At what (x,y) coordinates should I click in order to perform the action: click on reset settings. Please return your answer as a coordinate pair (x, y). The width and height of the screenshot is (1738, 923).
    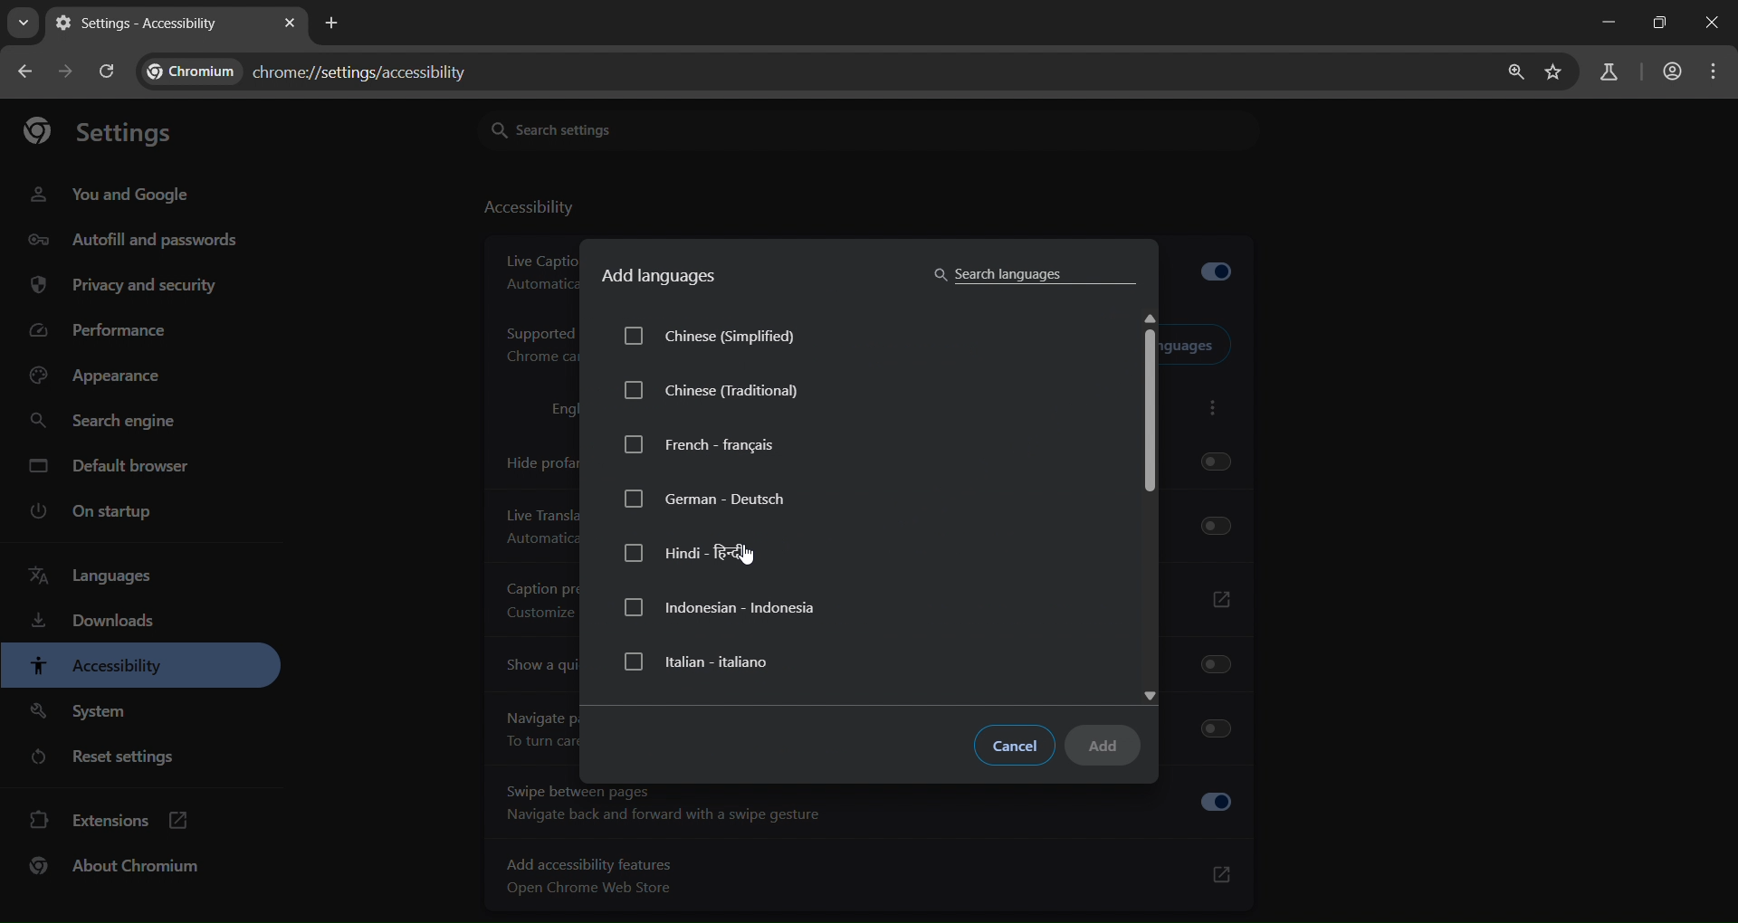
    Looking at the image, I should click on (111, 757).